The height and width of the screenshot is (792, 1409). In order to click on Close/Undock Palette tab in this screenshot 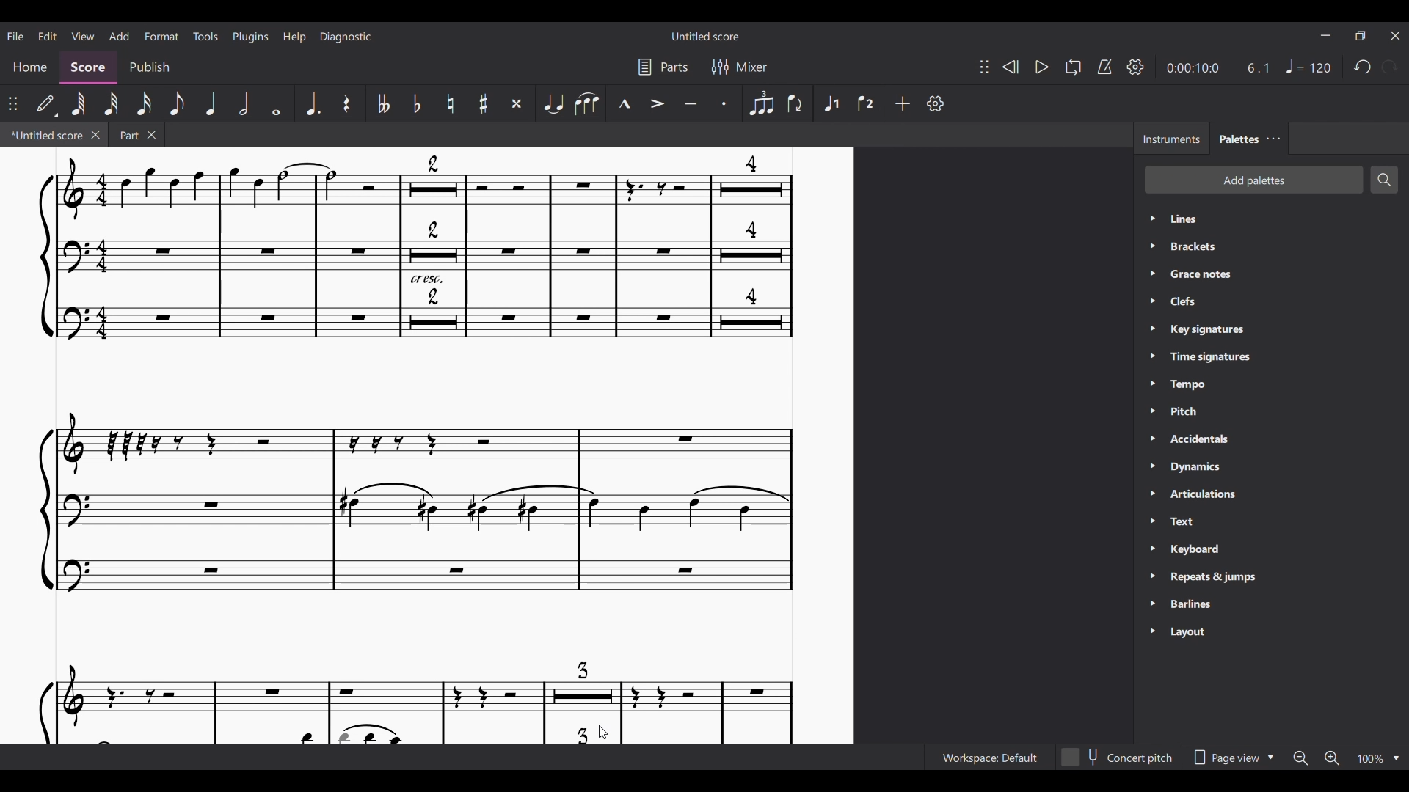, I will do `click(1274, 139)`.